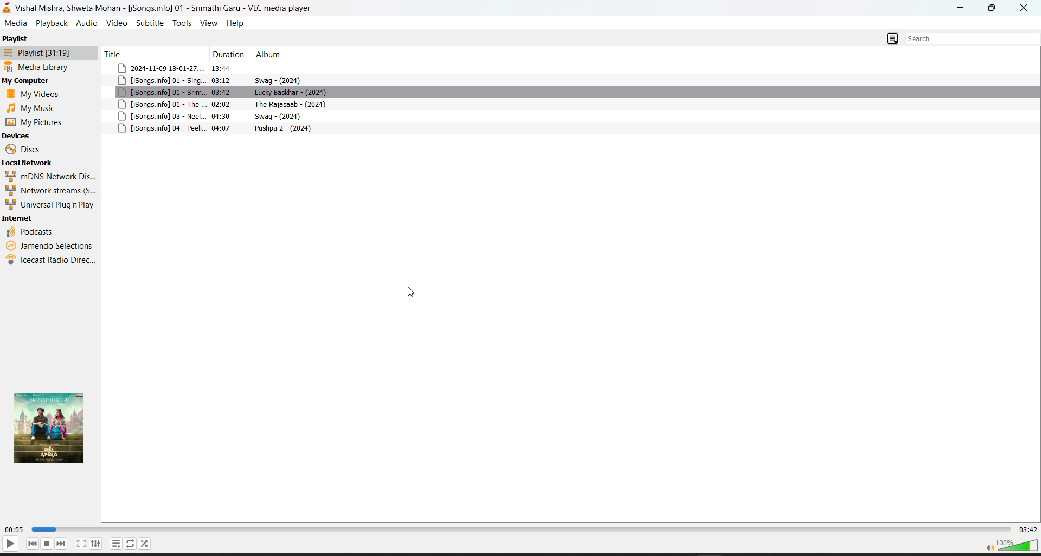 This screenshot has height=556, width=1041. What do you see at coordinates (47, 544) in the screenshot?
I see `stop` at bounding box center [47, 544].